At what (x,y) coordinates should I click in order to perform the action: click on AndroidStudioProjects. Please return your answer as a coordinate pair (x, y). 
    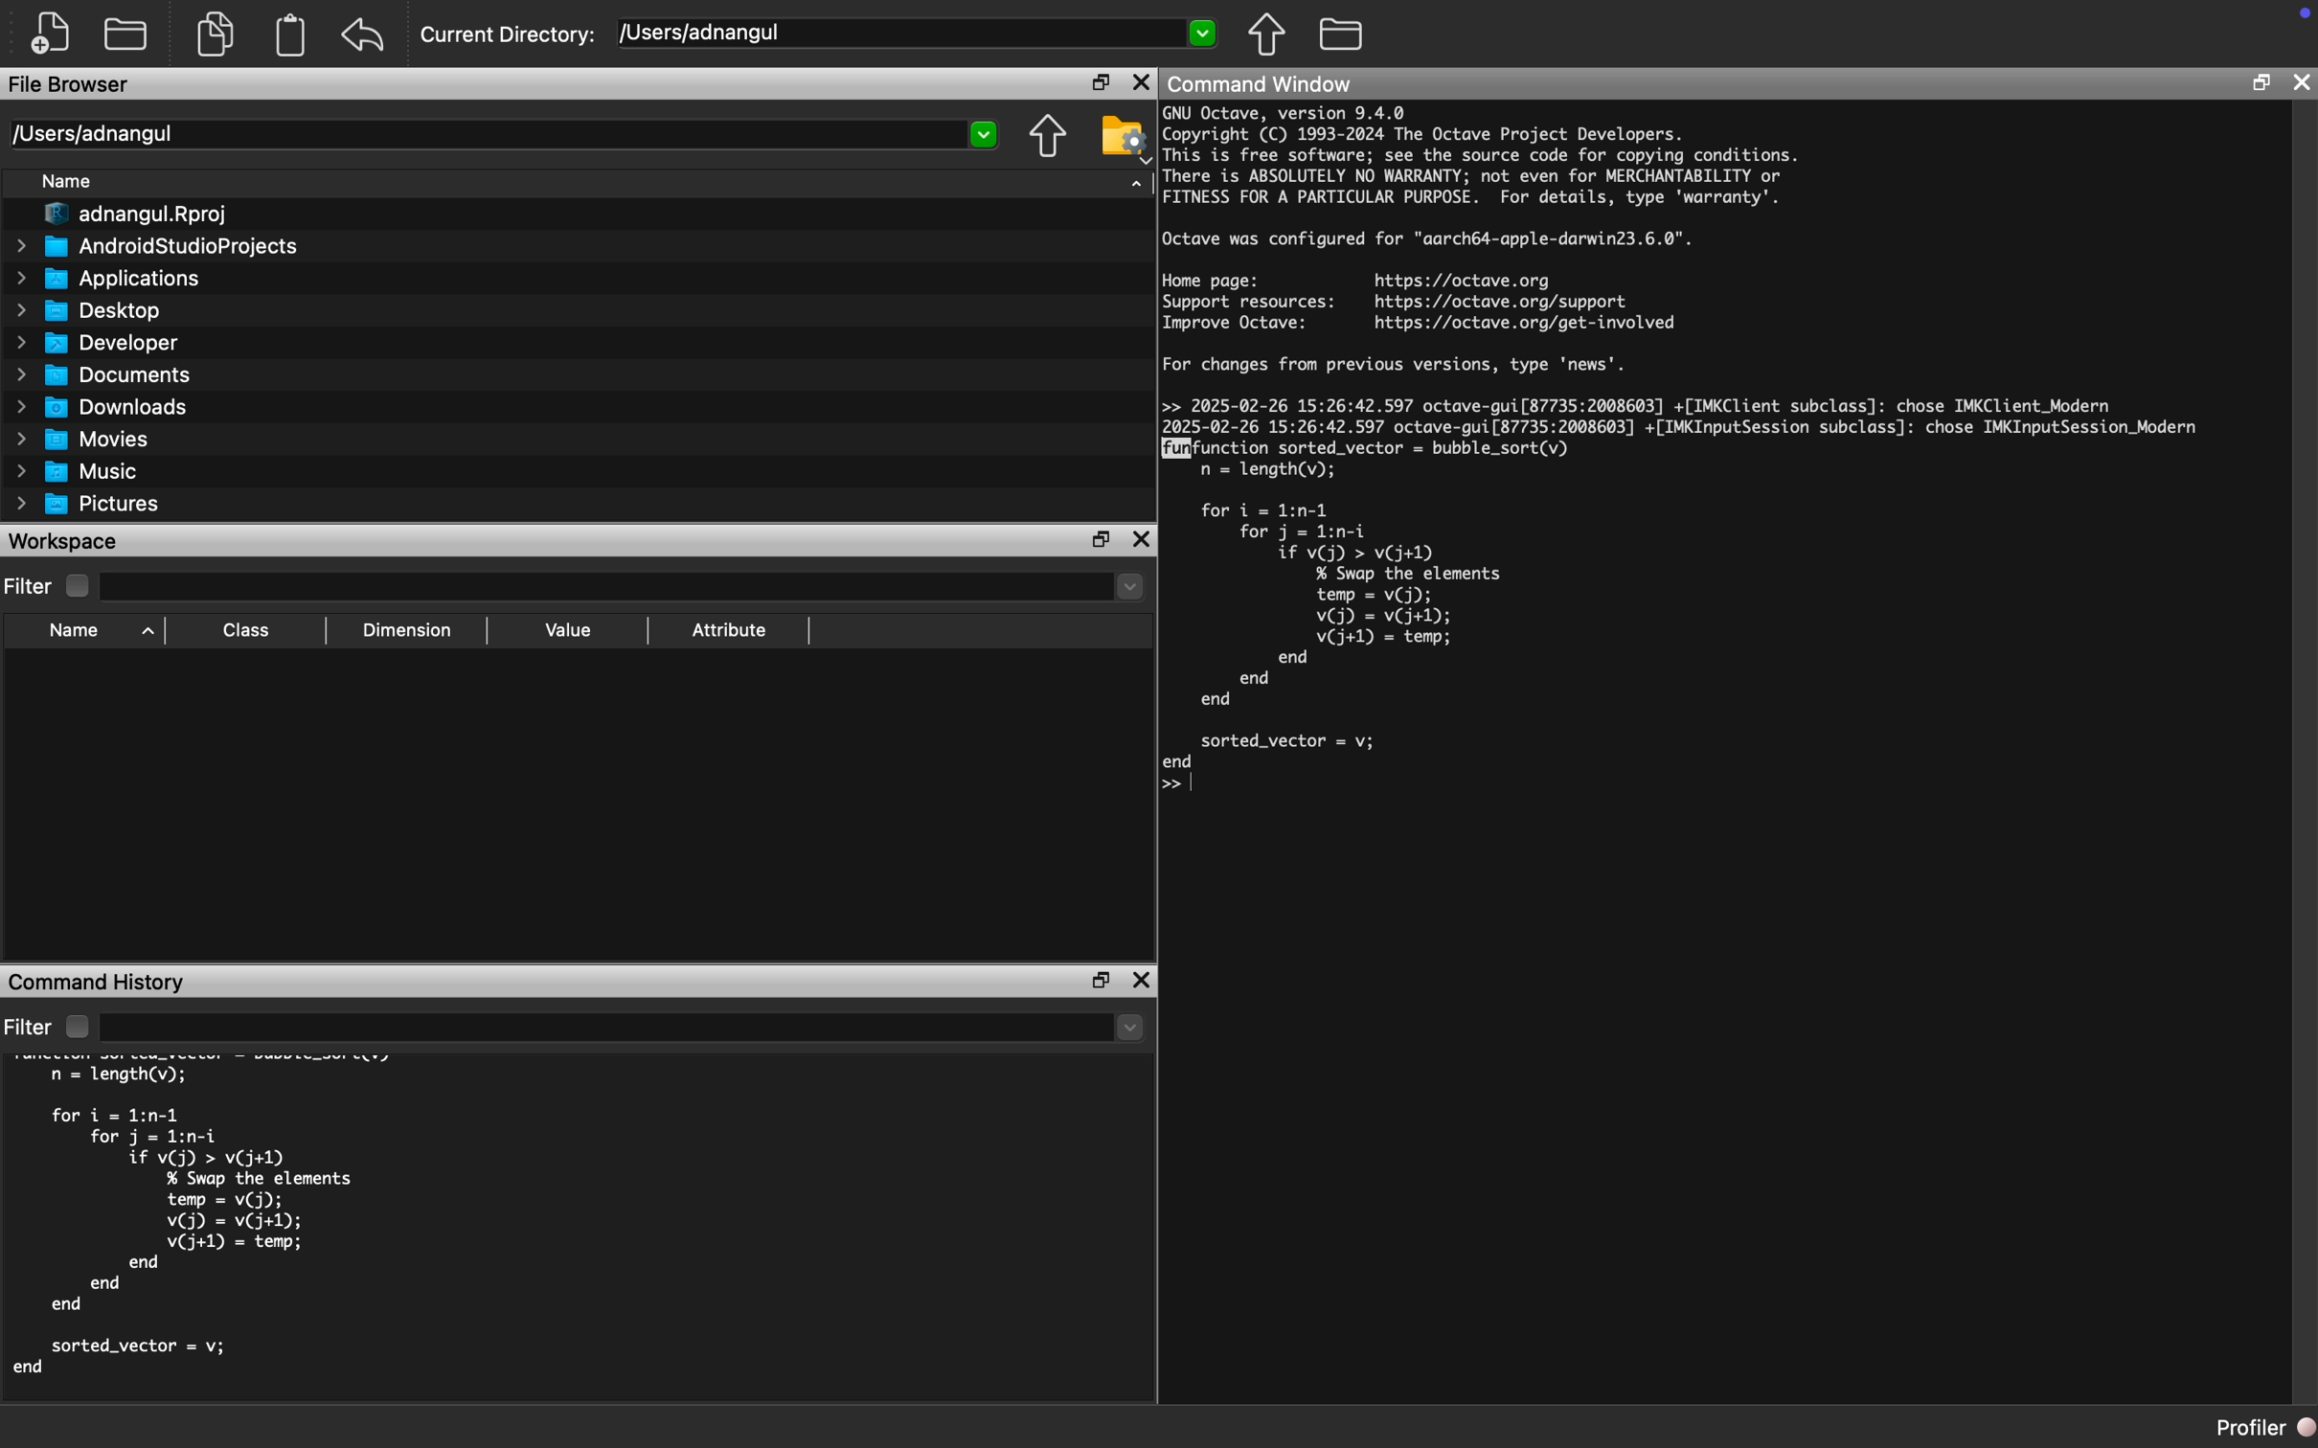
    Looking at the image, I should click on (157, 248).